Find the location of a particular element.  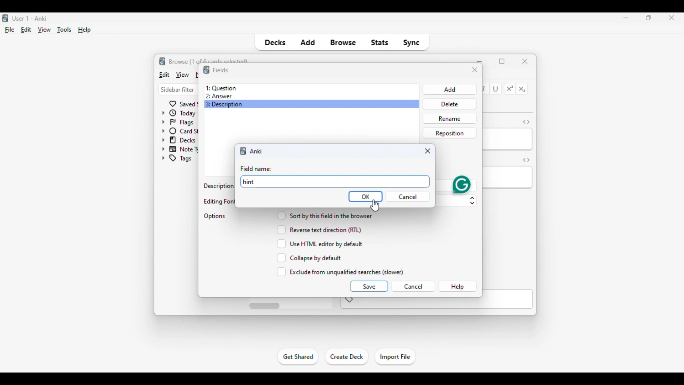

help is located at coordinates (85, 30).